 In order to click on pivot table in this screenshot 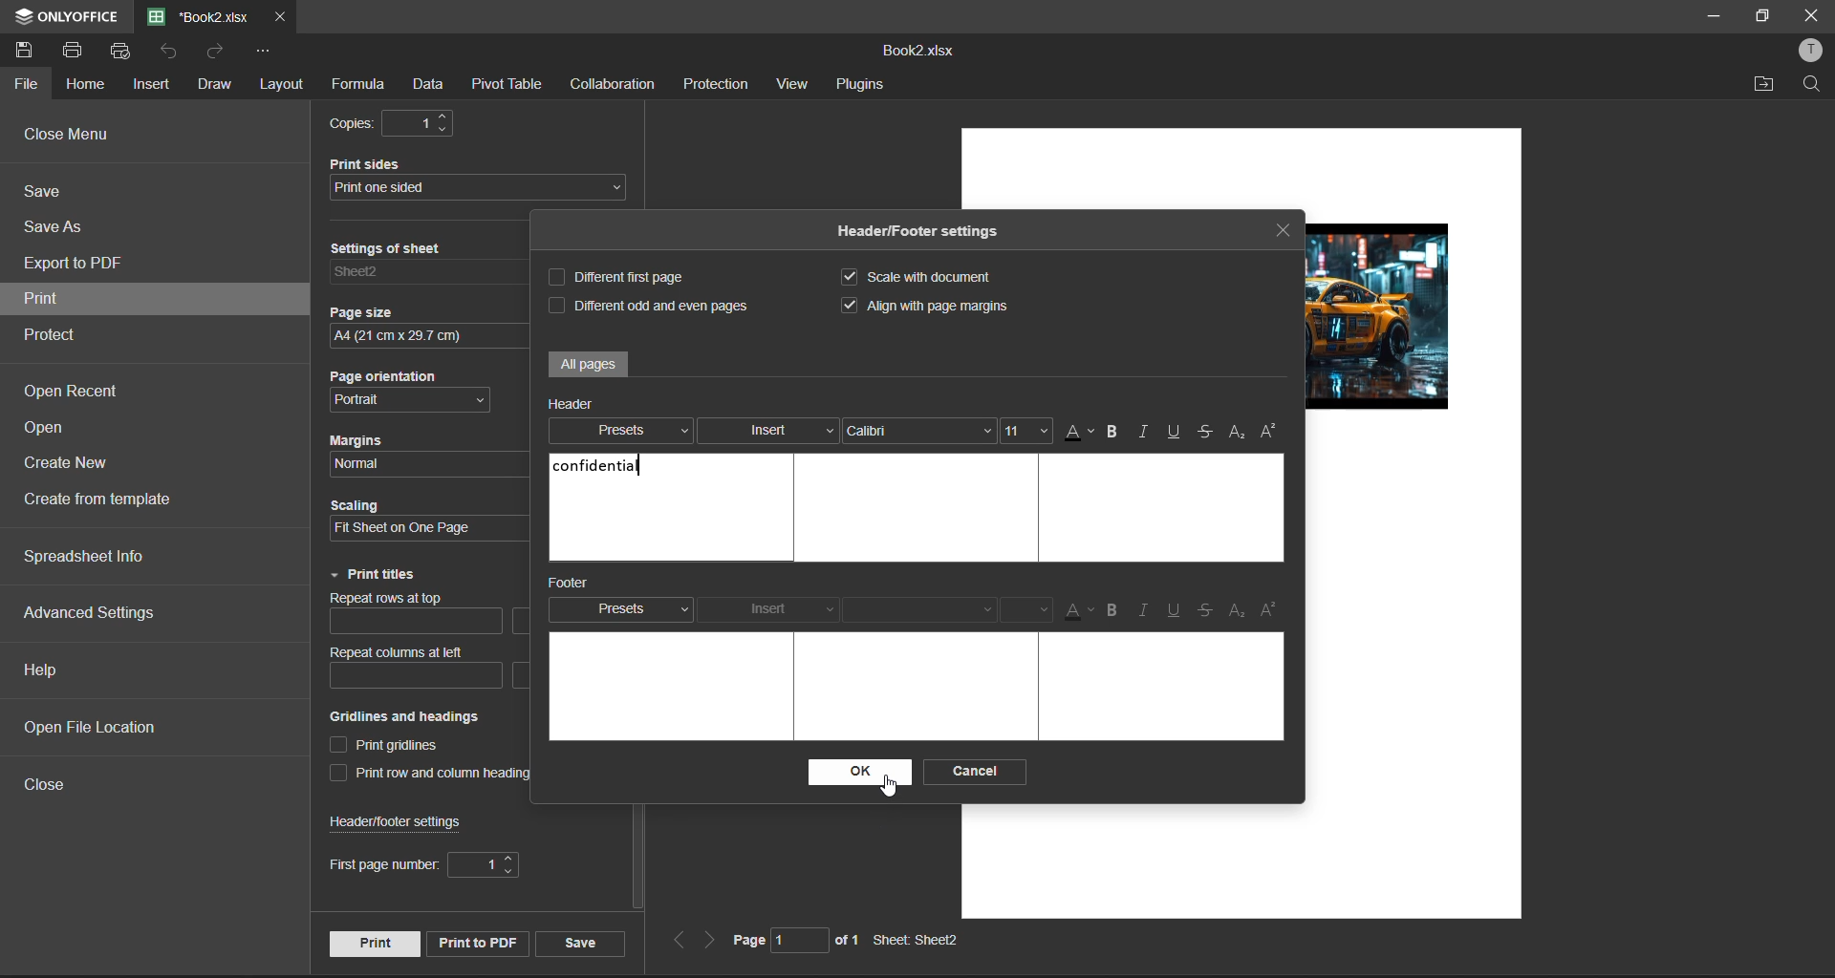, I will do `click(508, 87)`.